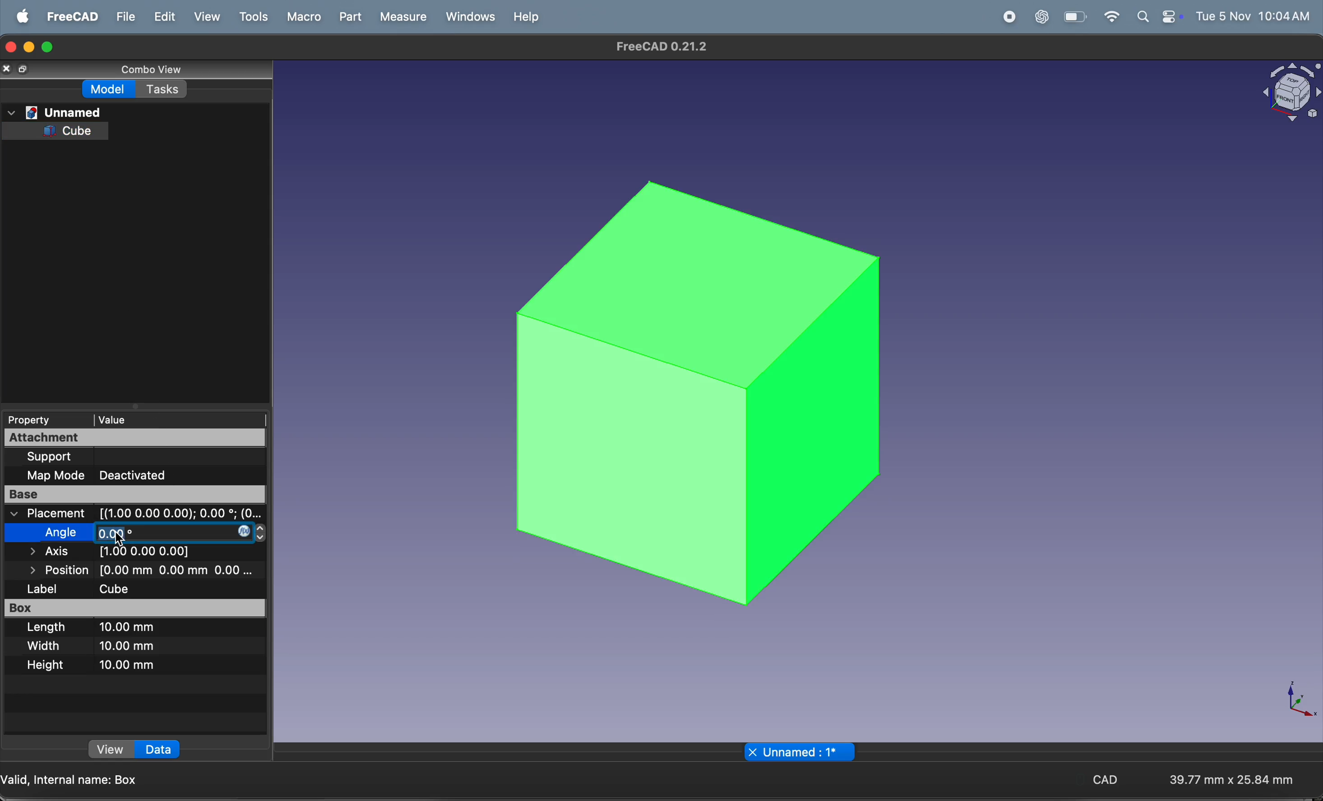 The height and width of the screenshot is (801, 1323). What do you see at coordinates (249, 17) in the screenshot?
I see `tools` at bounding box center [249, 17].